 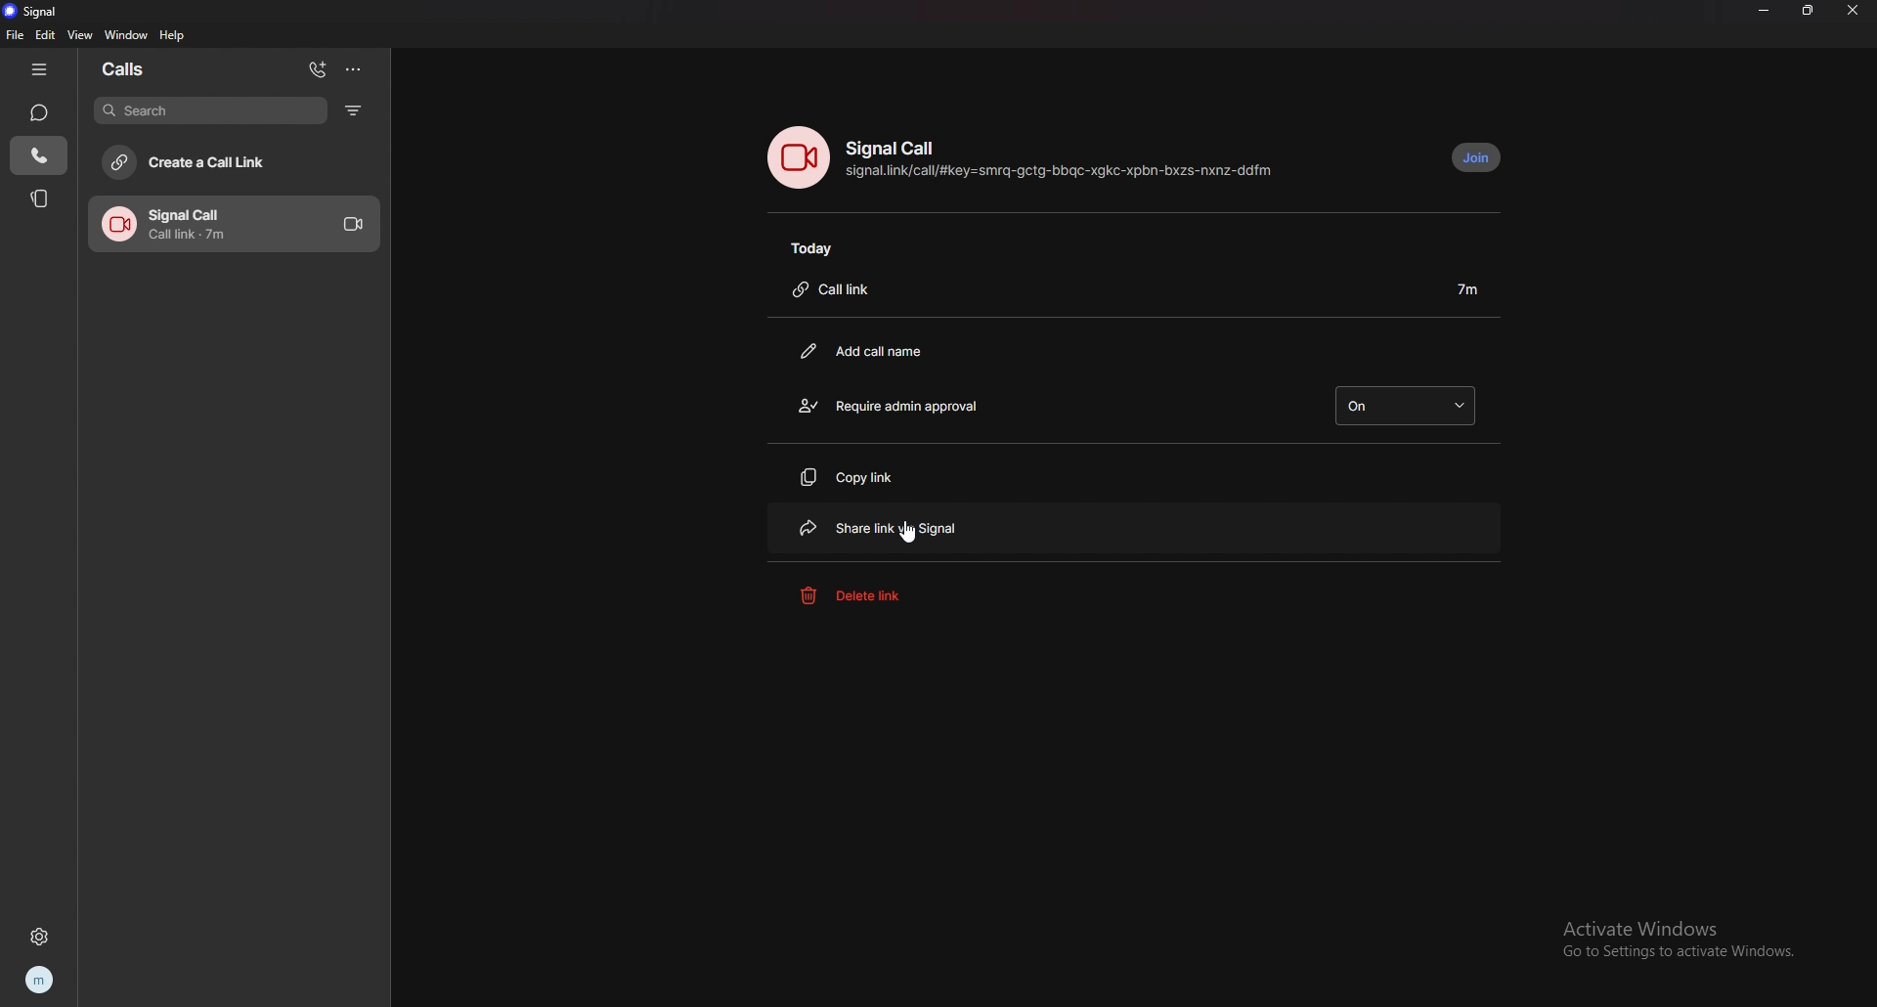 I want to click on calls, so click(x=134, y=69).